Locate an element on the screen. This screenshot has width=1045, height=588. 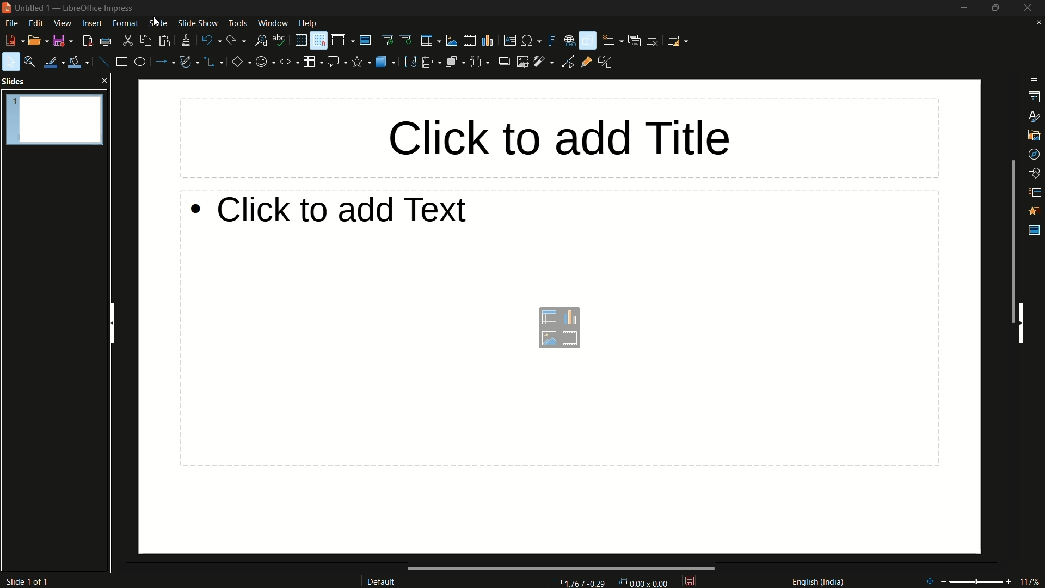
shadow is located at coordinates (504, 63).